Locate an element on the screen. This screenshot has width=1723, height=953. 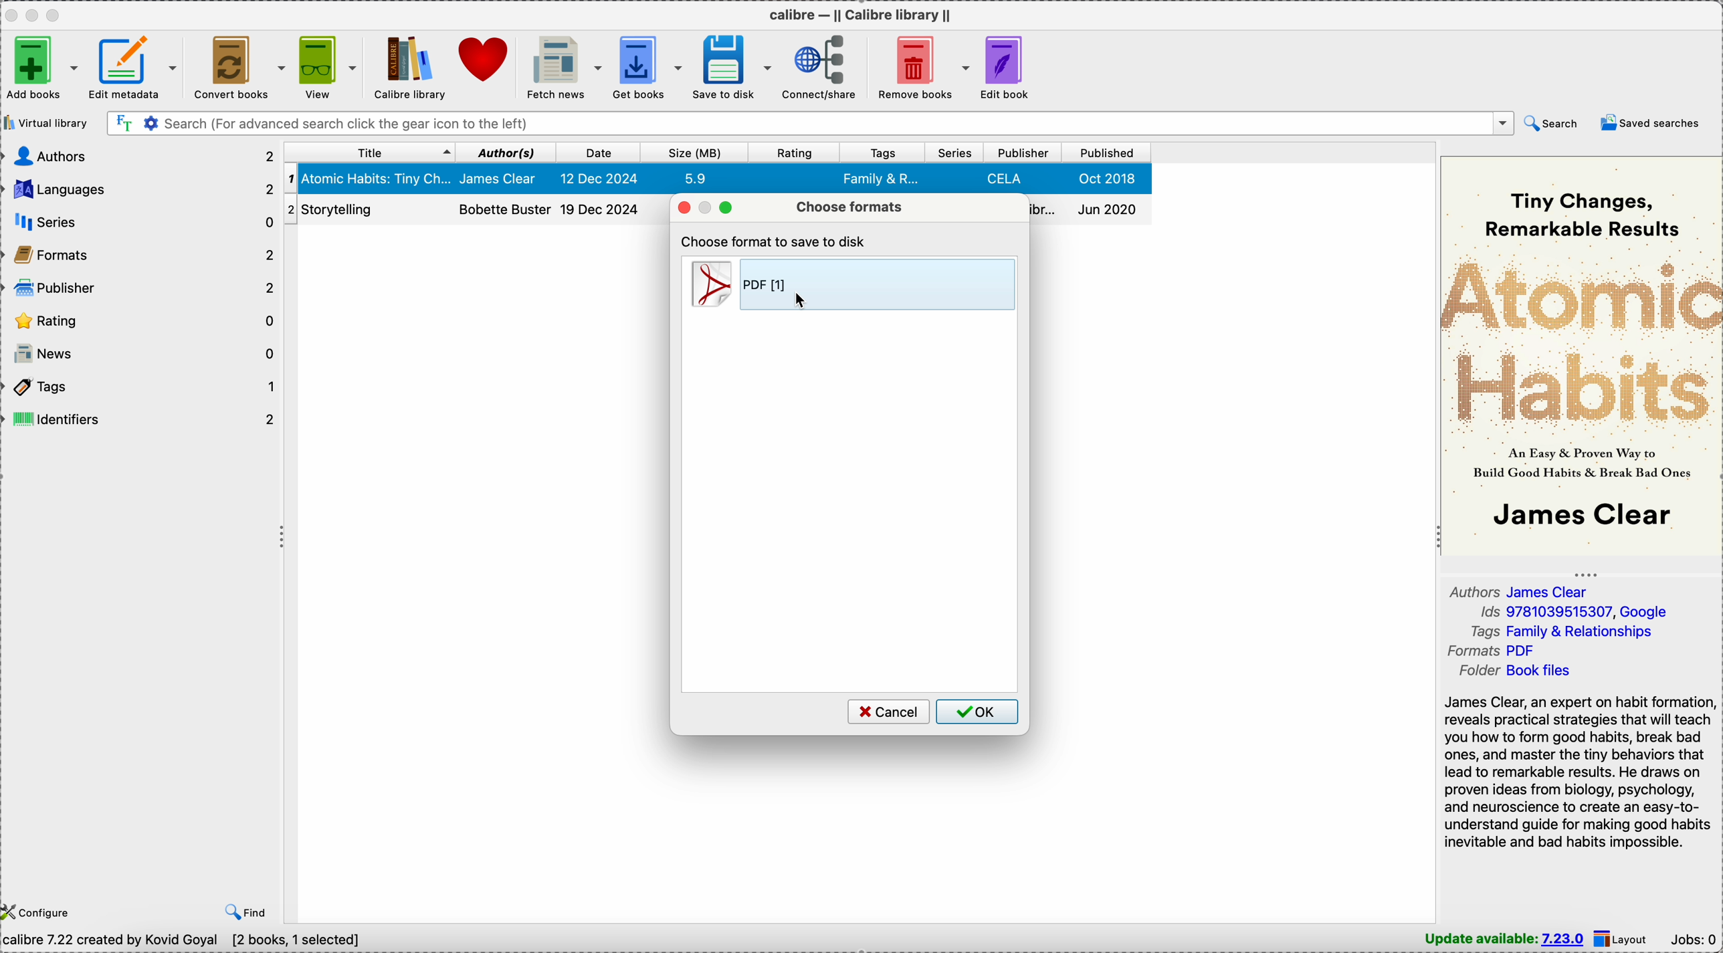
identifiers is located at coordinates (142, 419).